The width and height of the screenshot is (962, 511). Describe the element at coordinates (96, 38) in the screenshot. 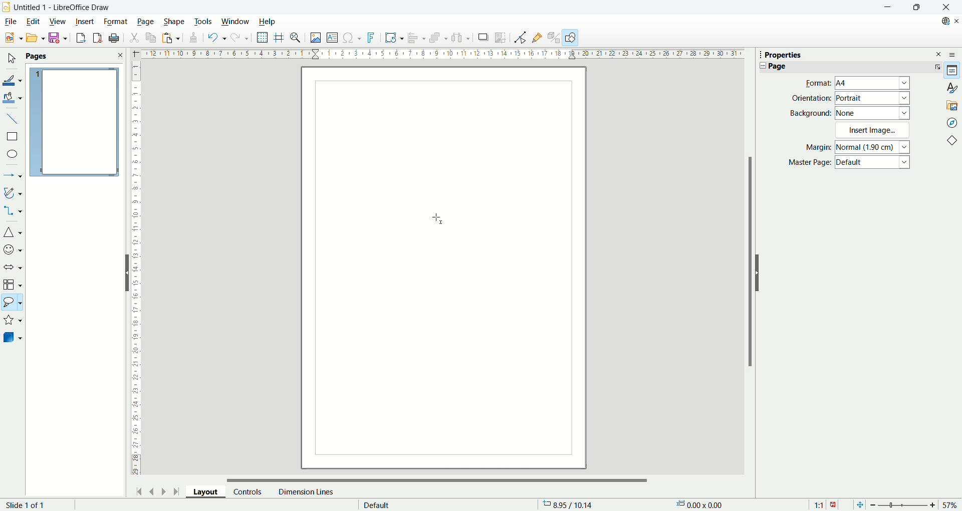

I see `export as PDF` at that location.